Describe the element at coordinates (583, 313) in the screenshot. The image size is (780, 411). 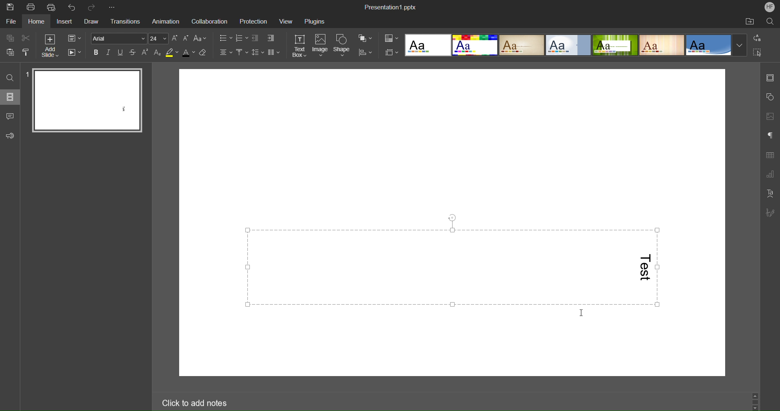
I see `cursor` at that location.